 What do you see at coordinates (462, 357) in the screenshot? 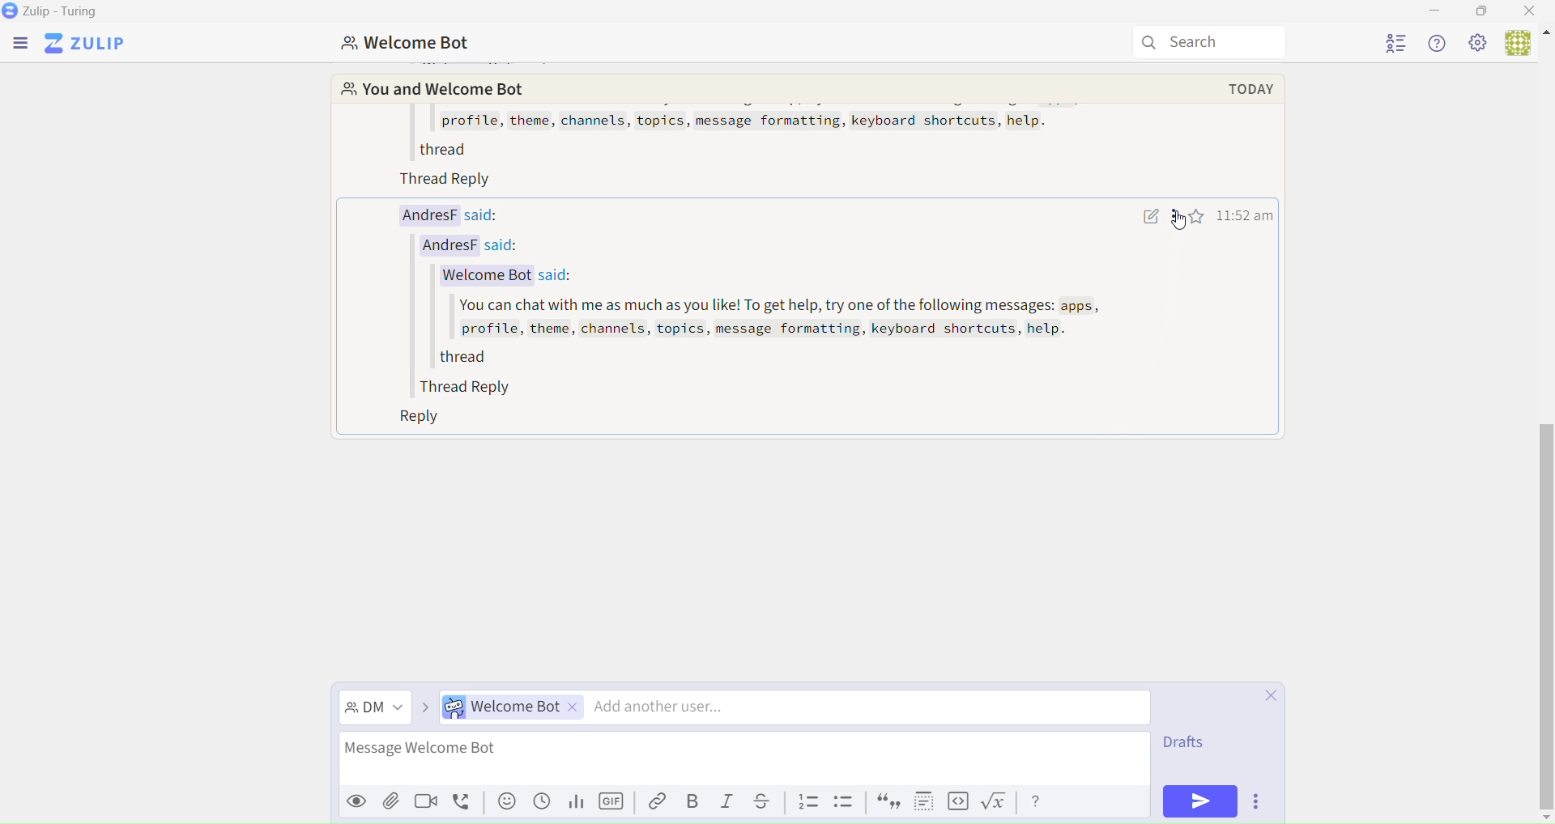
I see `thread` at bounding box center [462, 357].